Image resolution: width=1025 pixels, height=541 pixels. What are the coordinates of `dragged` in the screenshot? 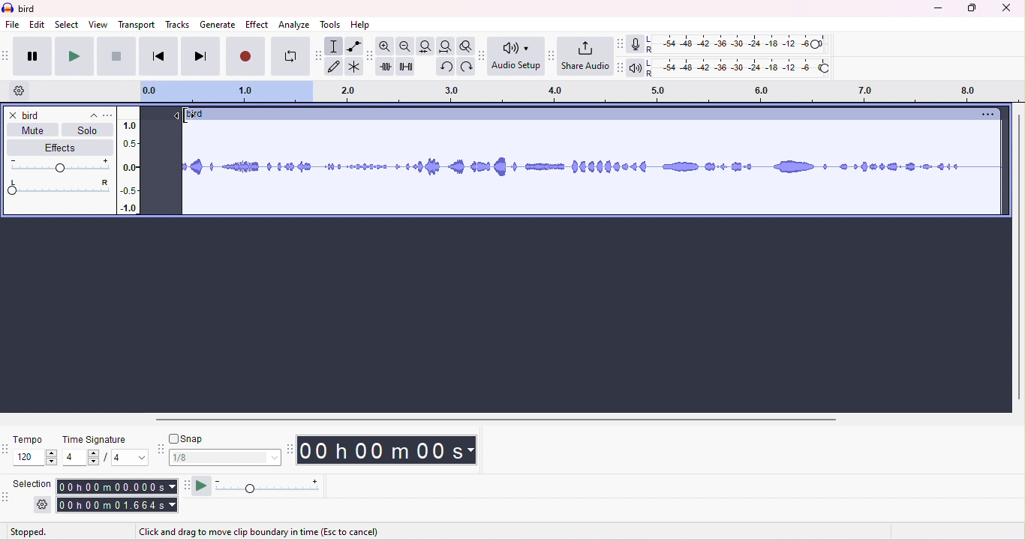 It's located at (164, 166).